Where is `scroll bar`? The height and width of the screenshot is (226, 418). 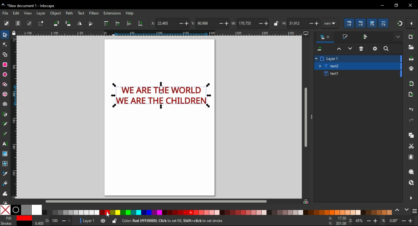 scroll bar is located at coordinates (155, 201).